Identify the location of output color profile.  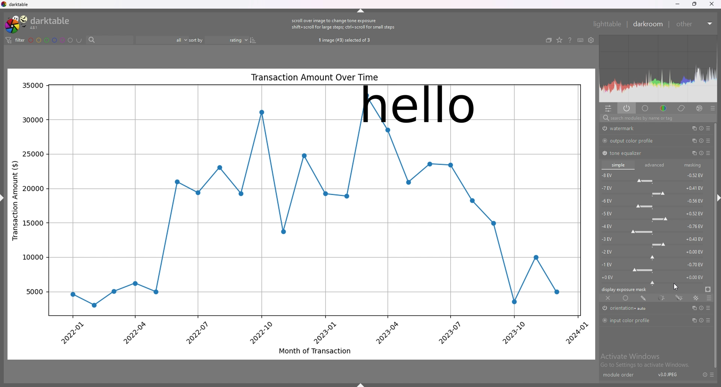
(634, 141).